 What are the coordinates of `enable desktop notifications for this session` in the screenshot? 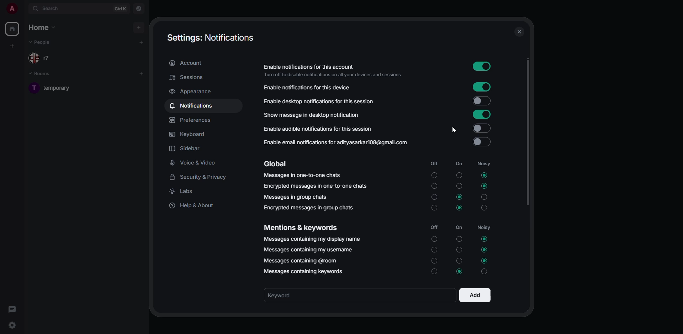 It's located at (319, 101).